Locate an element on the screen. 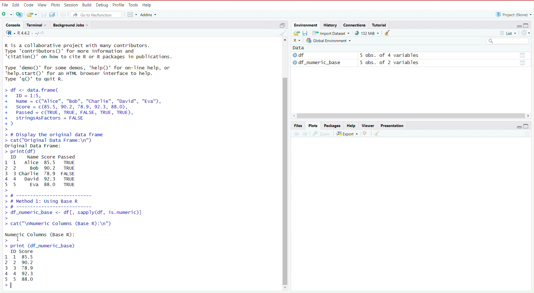 The height and width of the screenshot is (293, 534). minimize is located at coordinates (518, 25).